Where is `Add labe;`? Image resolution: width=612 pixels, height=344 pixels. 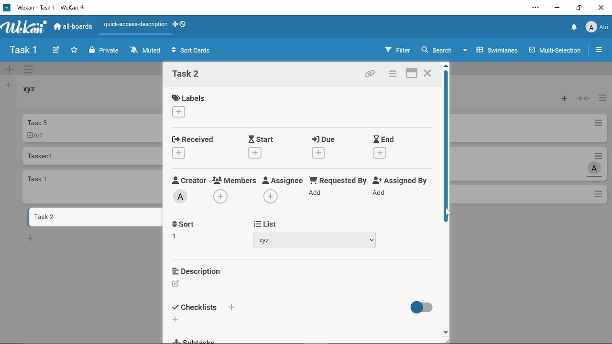 Add labe; is located at coordinates (184, 113).